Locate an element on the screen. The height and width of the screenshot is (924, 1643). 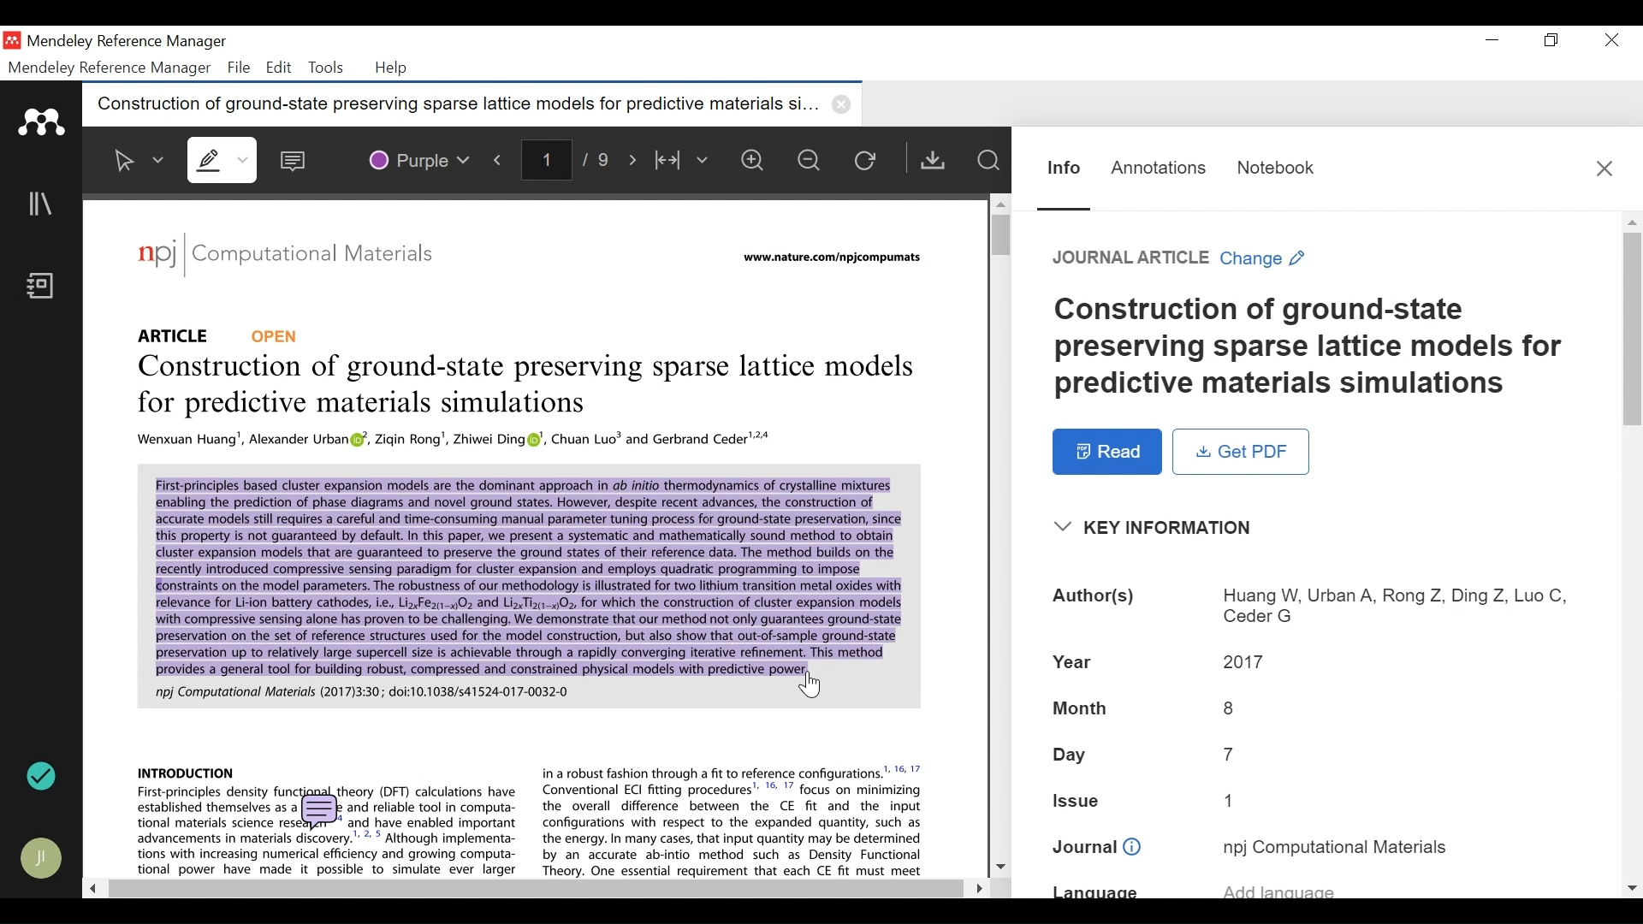
Day is located at coordinates (1072, 755).